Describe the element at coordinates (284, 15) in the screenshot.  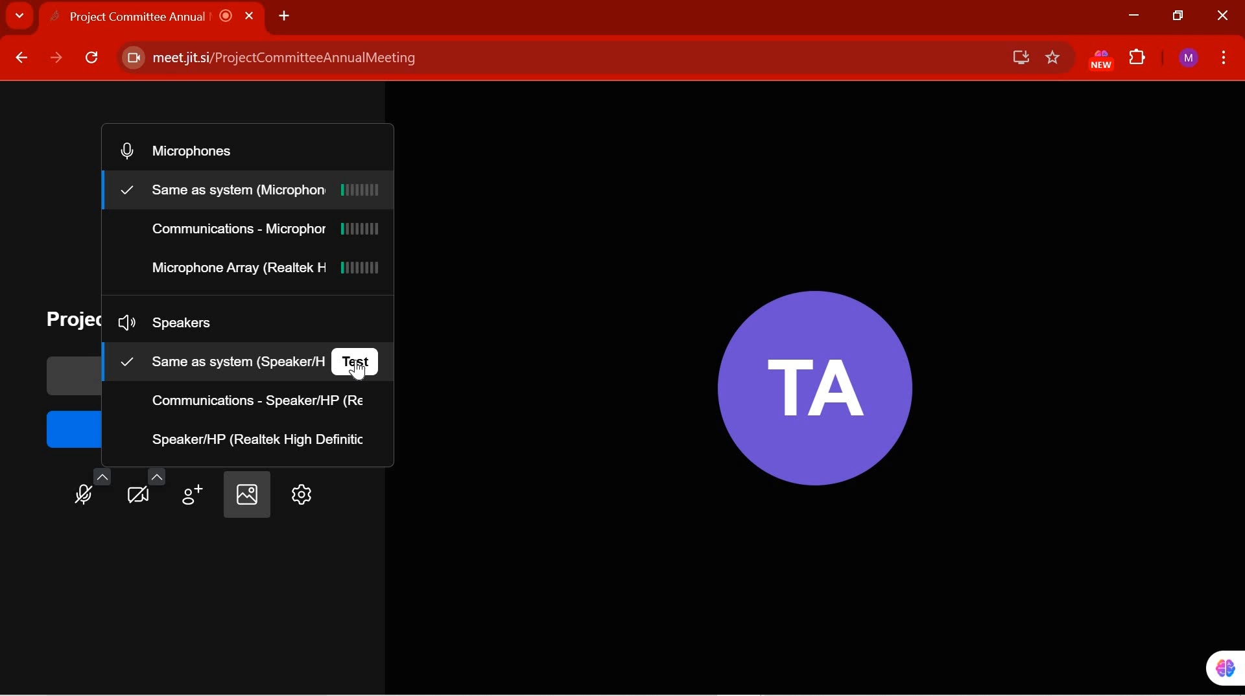
I see `ADD NEW TAB` at that location.